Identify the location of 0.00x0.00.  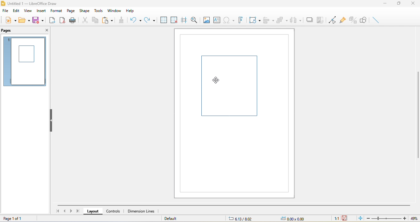
(293, 218).